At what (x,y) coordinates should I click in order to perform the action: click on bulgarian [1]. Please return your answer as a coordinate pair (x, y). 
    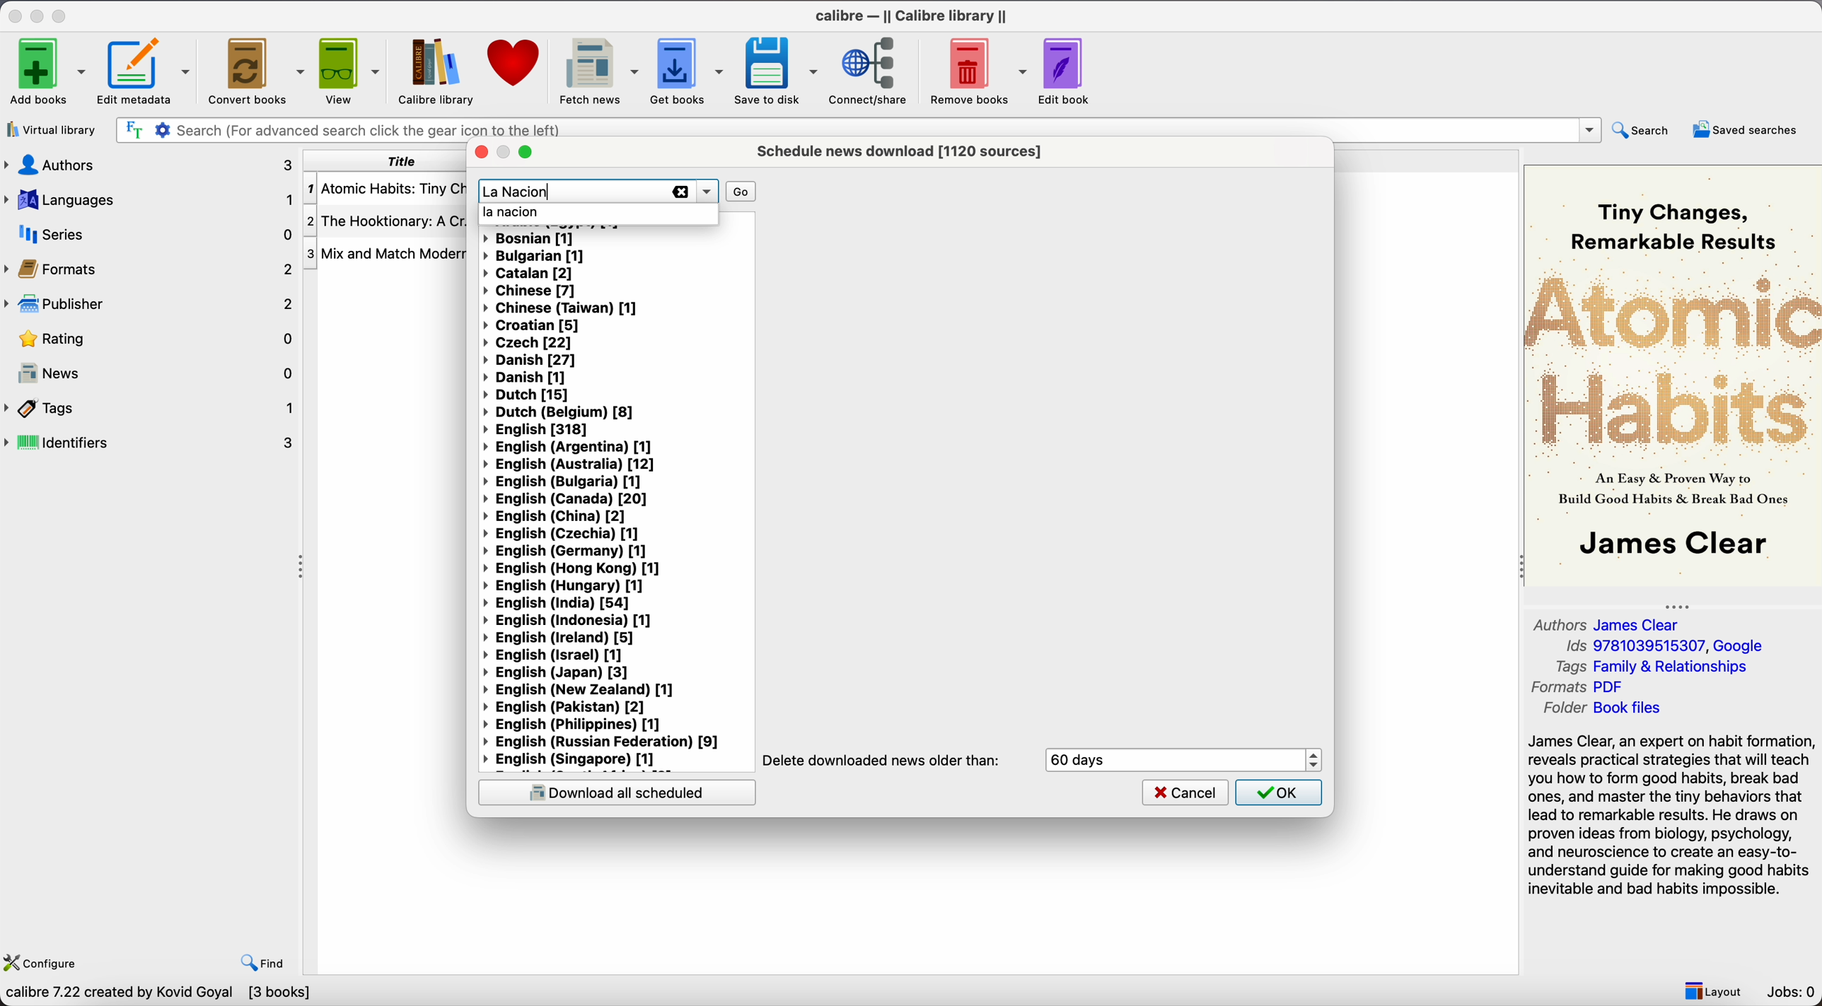
    Looking at the image, I should click on (535, 257).